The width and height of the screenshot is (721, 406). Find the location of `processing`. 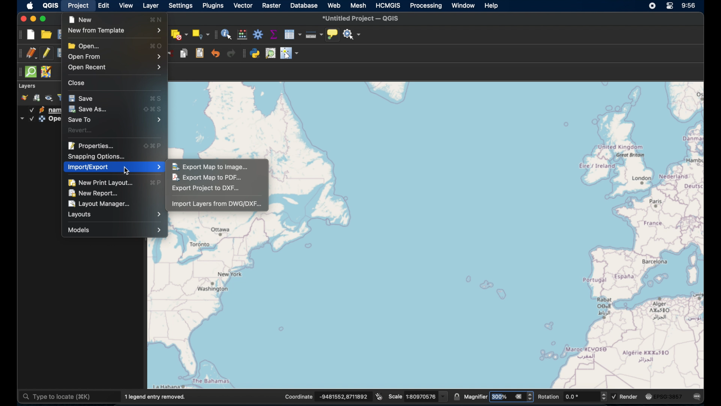

processing is located at coordinates (426, 6).